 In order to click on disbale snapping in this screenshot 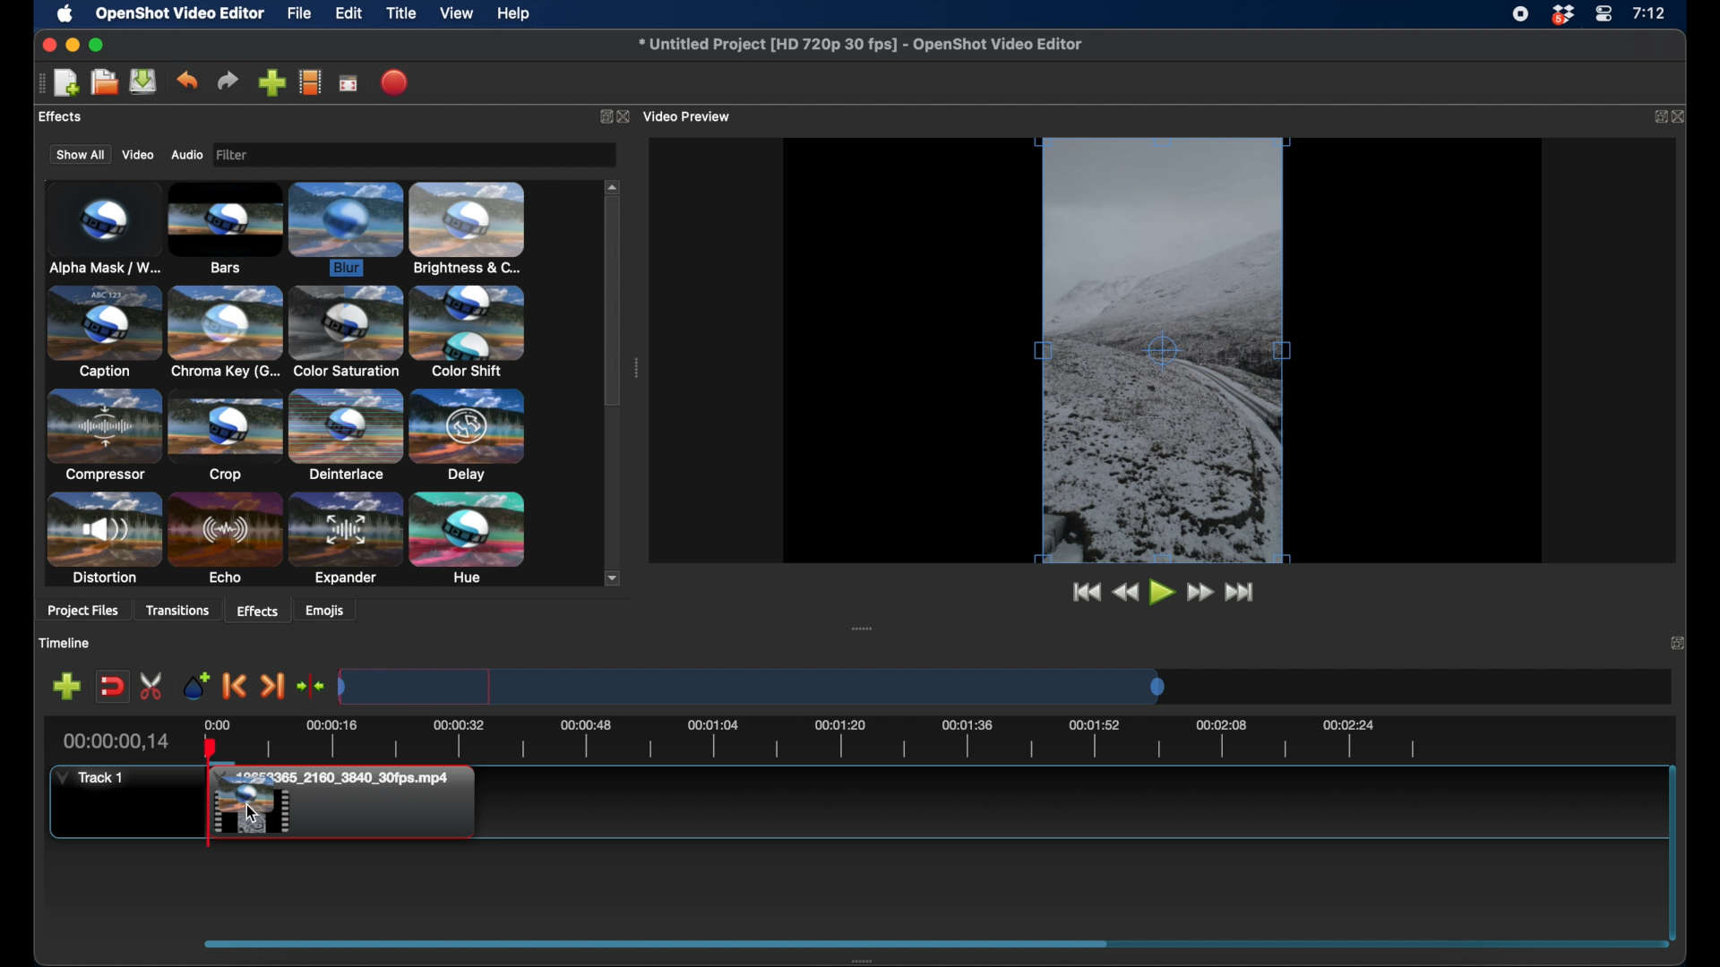, I will do `click(114, 685)`.